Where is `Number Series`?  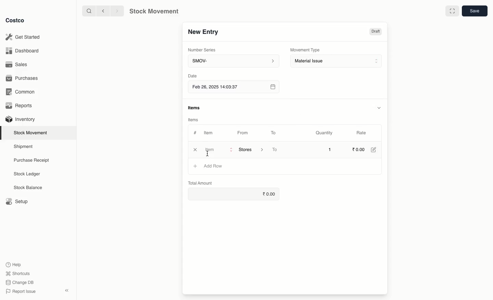 Number Series is located at coordinates (204, 51).